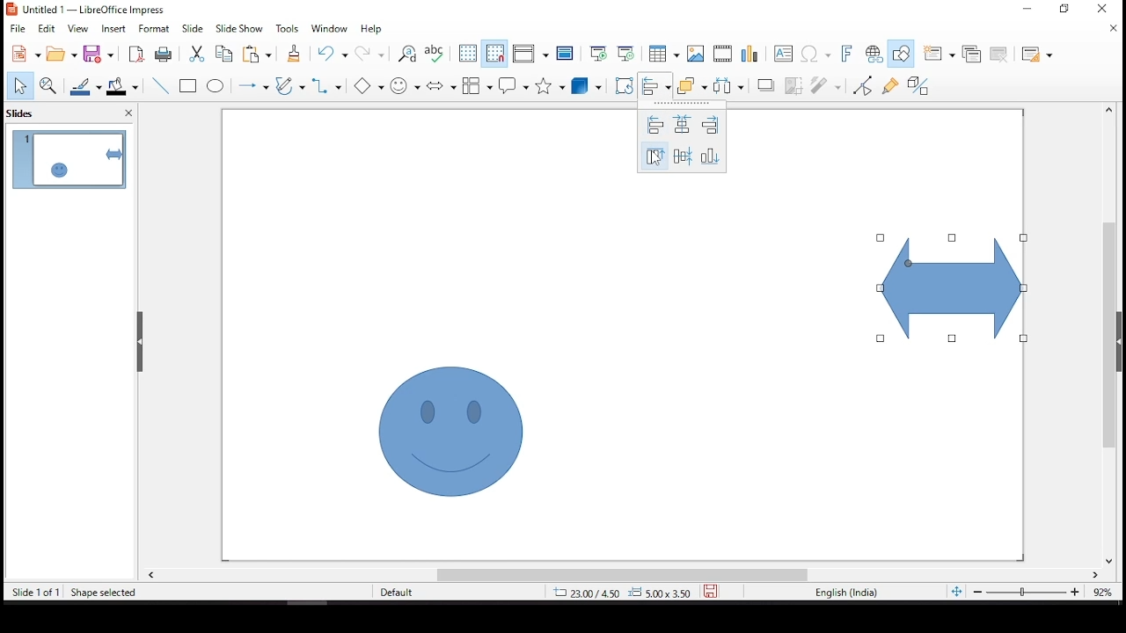  What do you see at coordinates (889, 84) in the screenshot?
I see `show gluepoint functions` at bounding box center [889, 84].